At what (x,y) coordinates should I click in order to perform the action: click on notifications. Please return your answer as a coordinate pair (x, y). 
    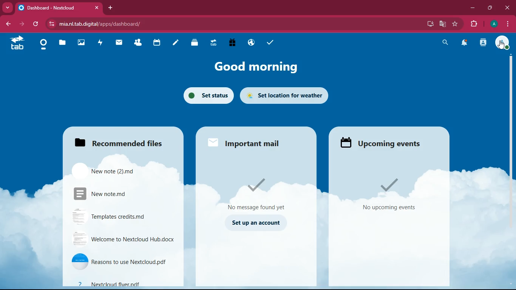
    Looking at the image, I should click on (465, 43).